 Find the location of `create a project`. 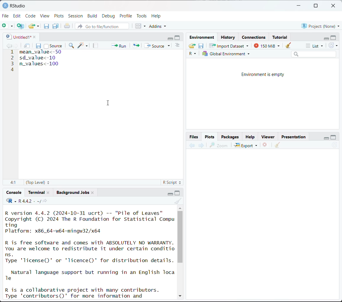

create a project is located at coordinates (20, 26).